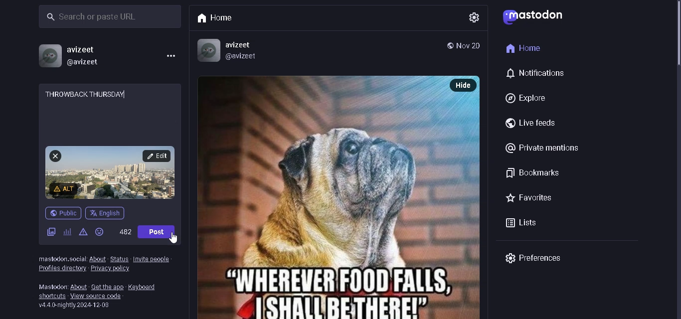 The height and width of the screenshot is (319, 681). I want to click on add content warning, so click(65, 189).